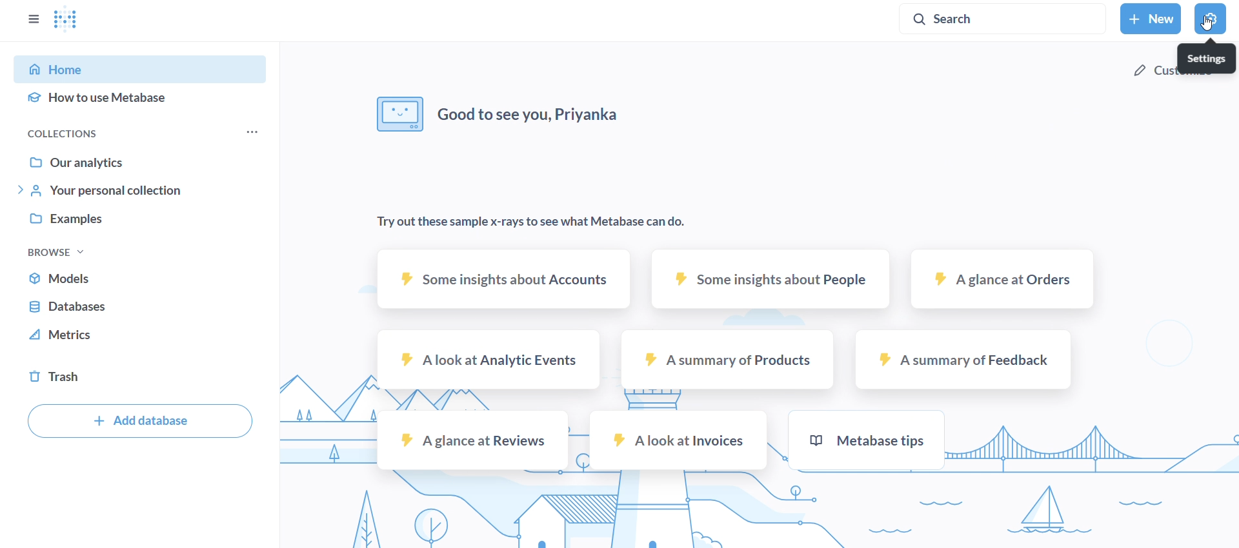 The width and height of the screenshot is (1239, 548). Describe the element at coordinates (1003, 19) in the screenshot. I see `search` at that location.